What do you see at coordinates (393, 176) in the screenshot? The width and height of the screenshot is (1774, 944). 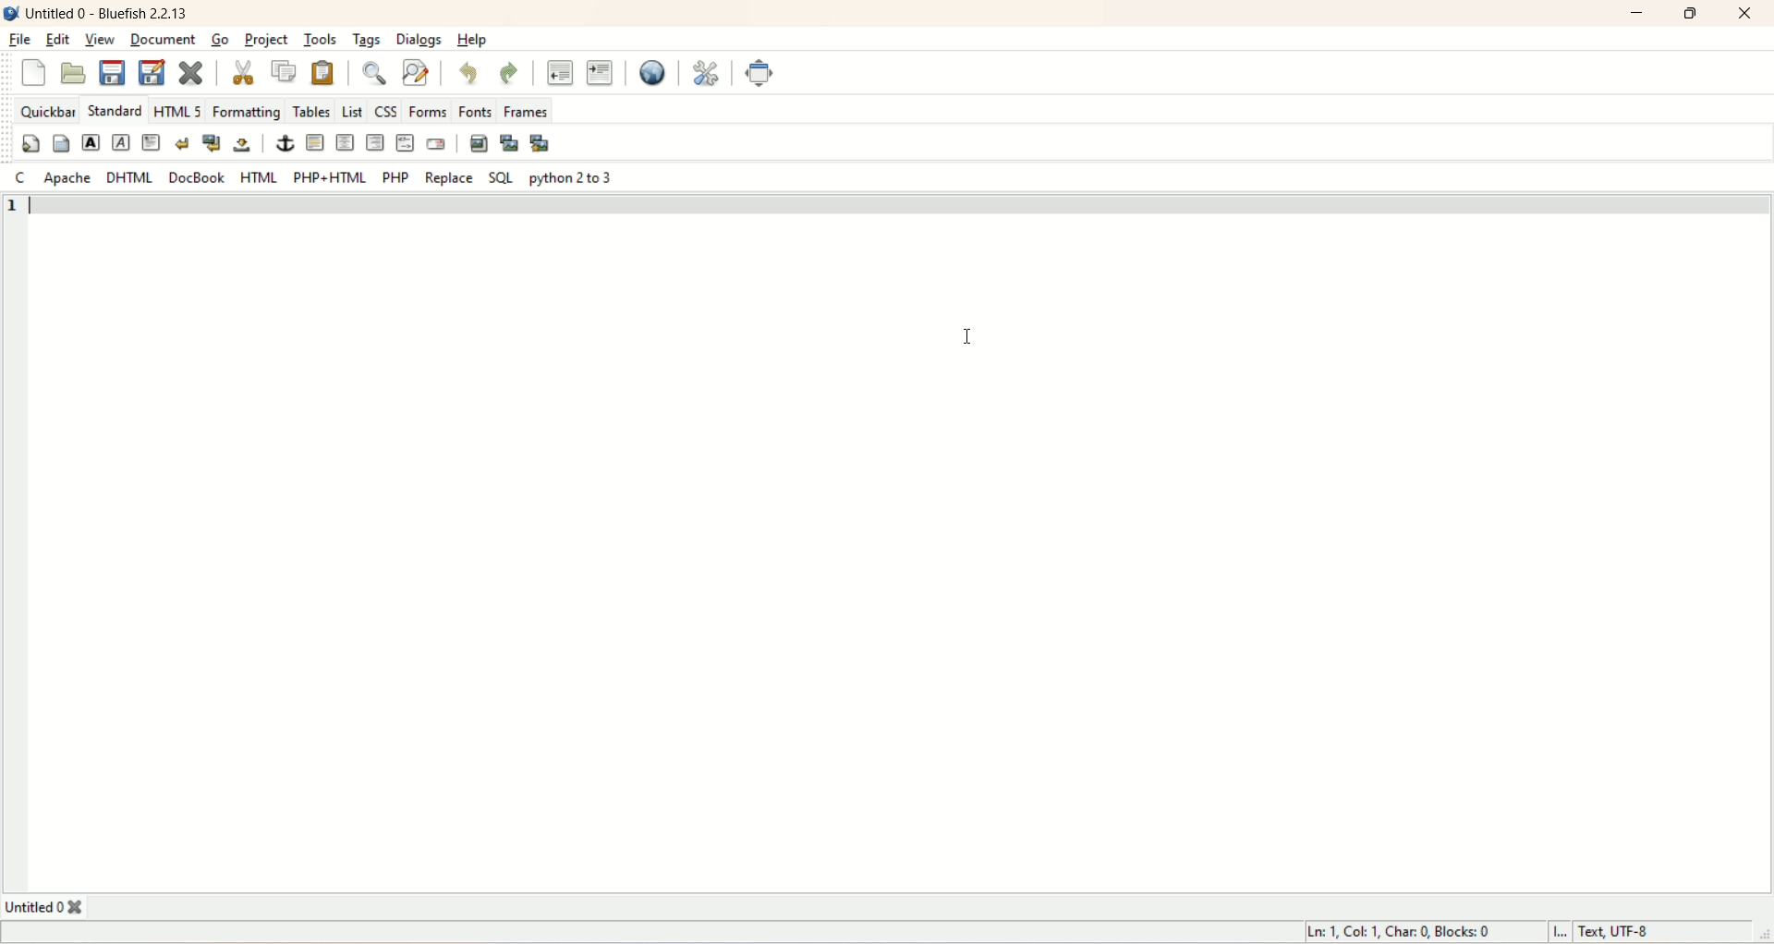 I see `PHP` at bounding box center [393, 176].